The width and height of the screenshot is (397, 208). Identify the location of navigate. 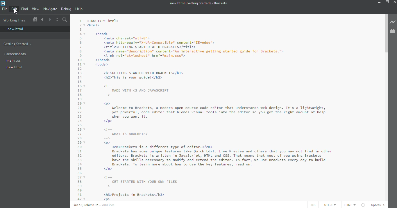
(51, 9).